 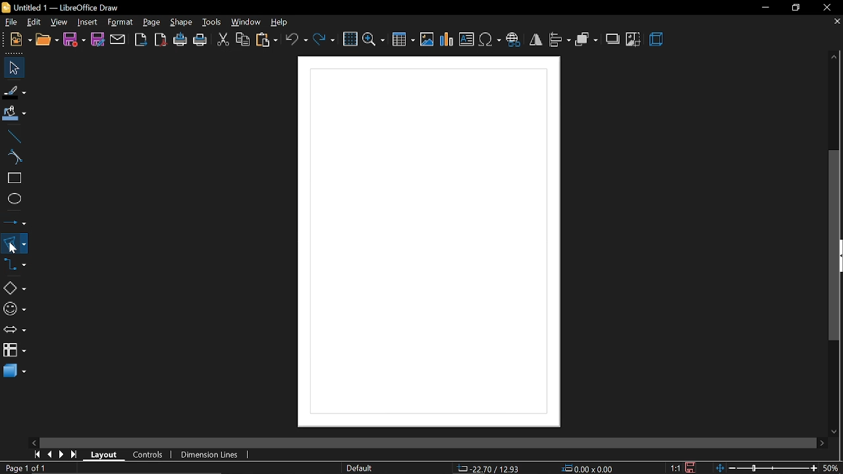 I want to click on save, so click(x=694, y=466).